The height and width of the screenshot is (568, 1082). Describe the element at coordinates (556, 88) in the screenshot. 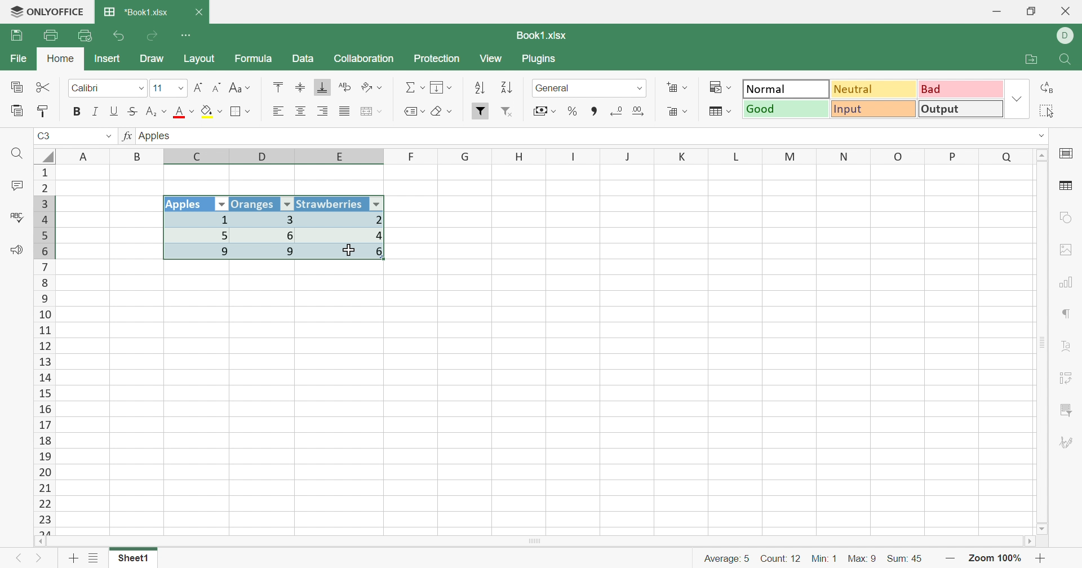

I see `General` at that location.